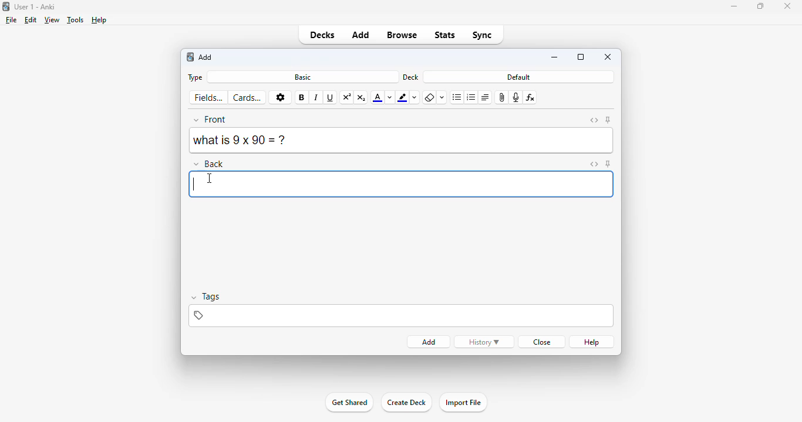  I want to click on browse, so click(403, 35).